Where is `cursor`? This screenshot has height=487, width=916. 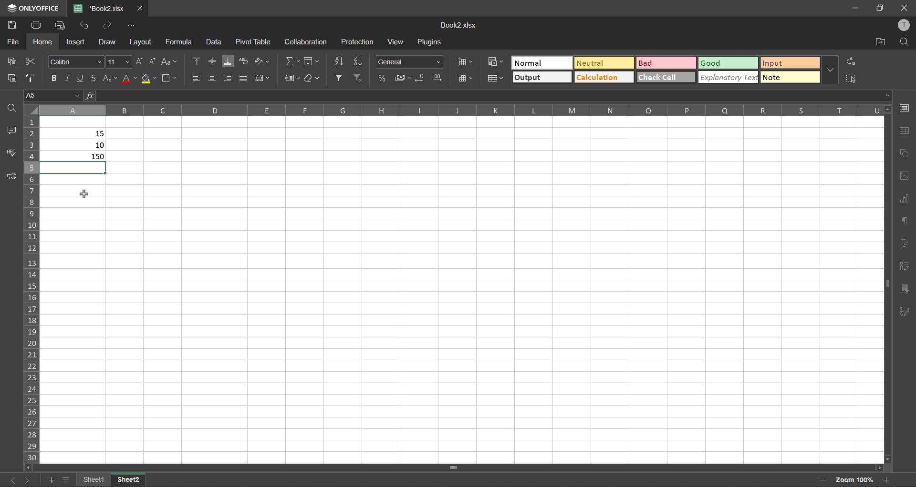 cursor is located at coordinates (84, 193).